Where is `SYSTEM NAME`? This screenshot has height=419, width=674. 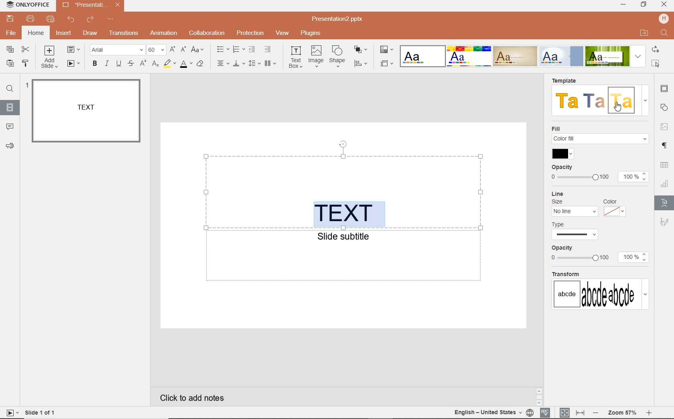 SYSTEM NAME is located at coordinates (26, 4).